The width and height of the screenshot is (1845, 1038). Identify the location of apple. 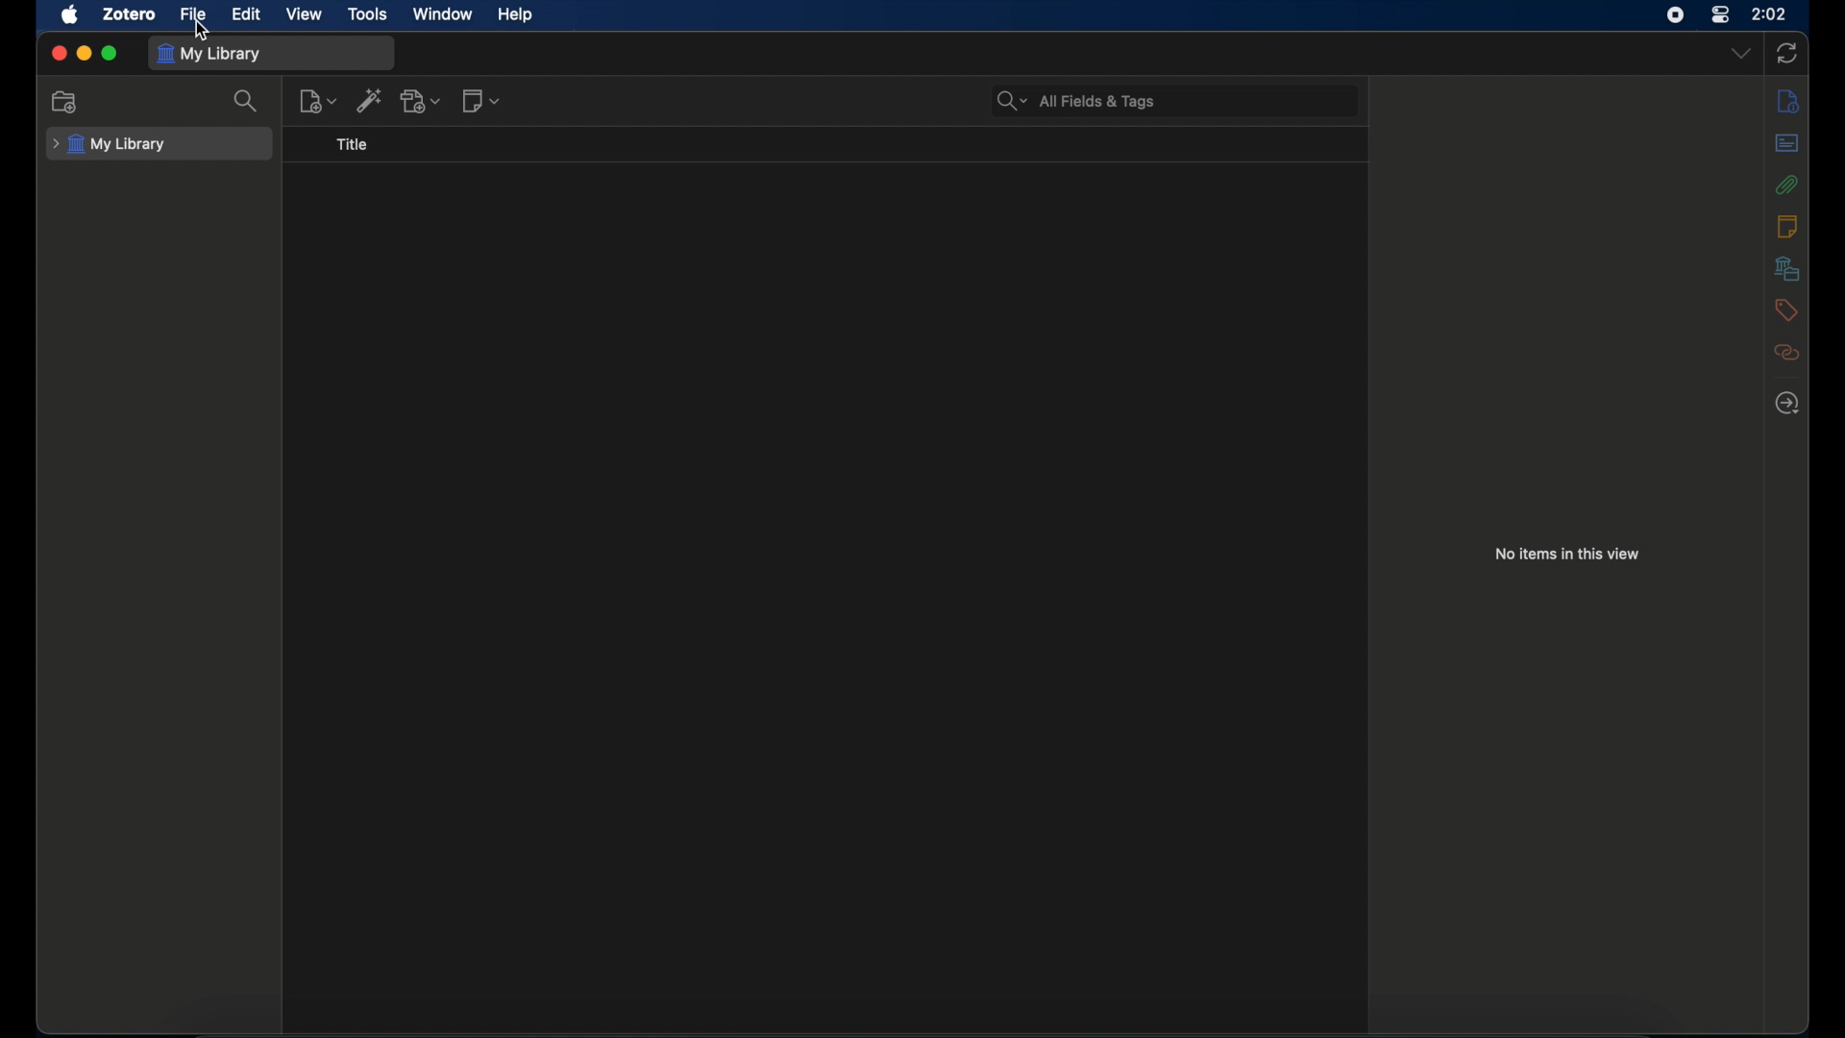
(70, 15).